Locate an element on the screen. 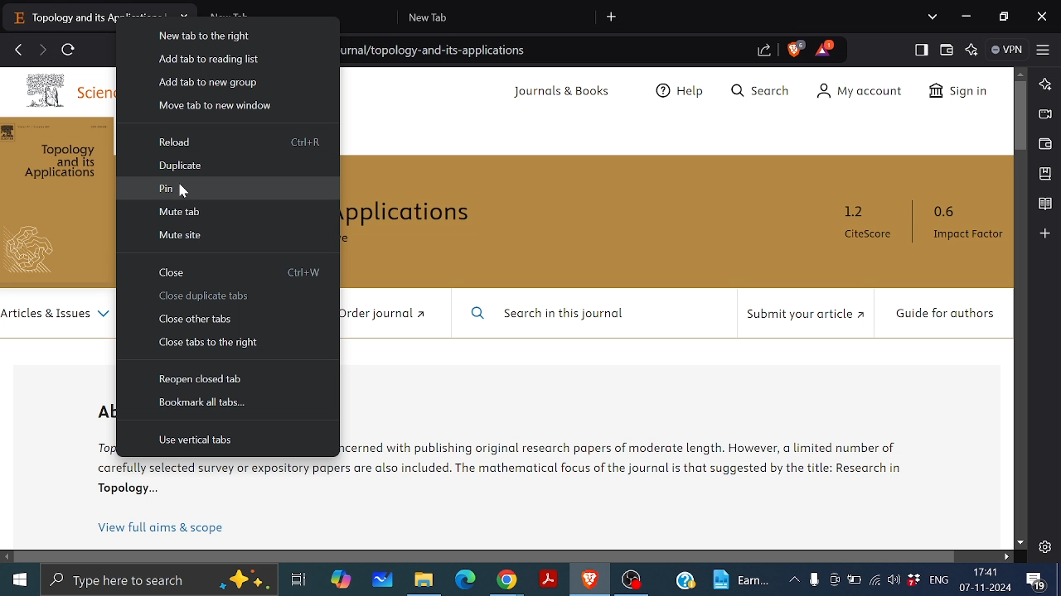 This screenshot has width=1061, height=596. Add a new tab is located at coordinates (613, 17).